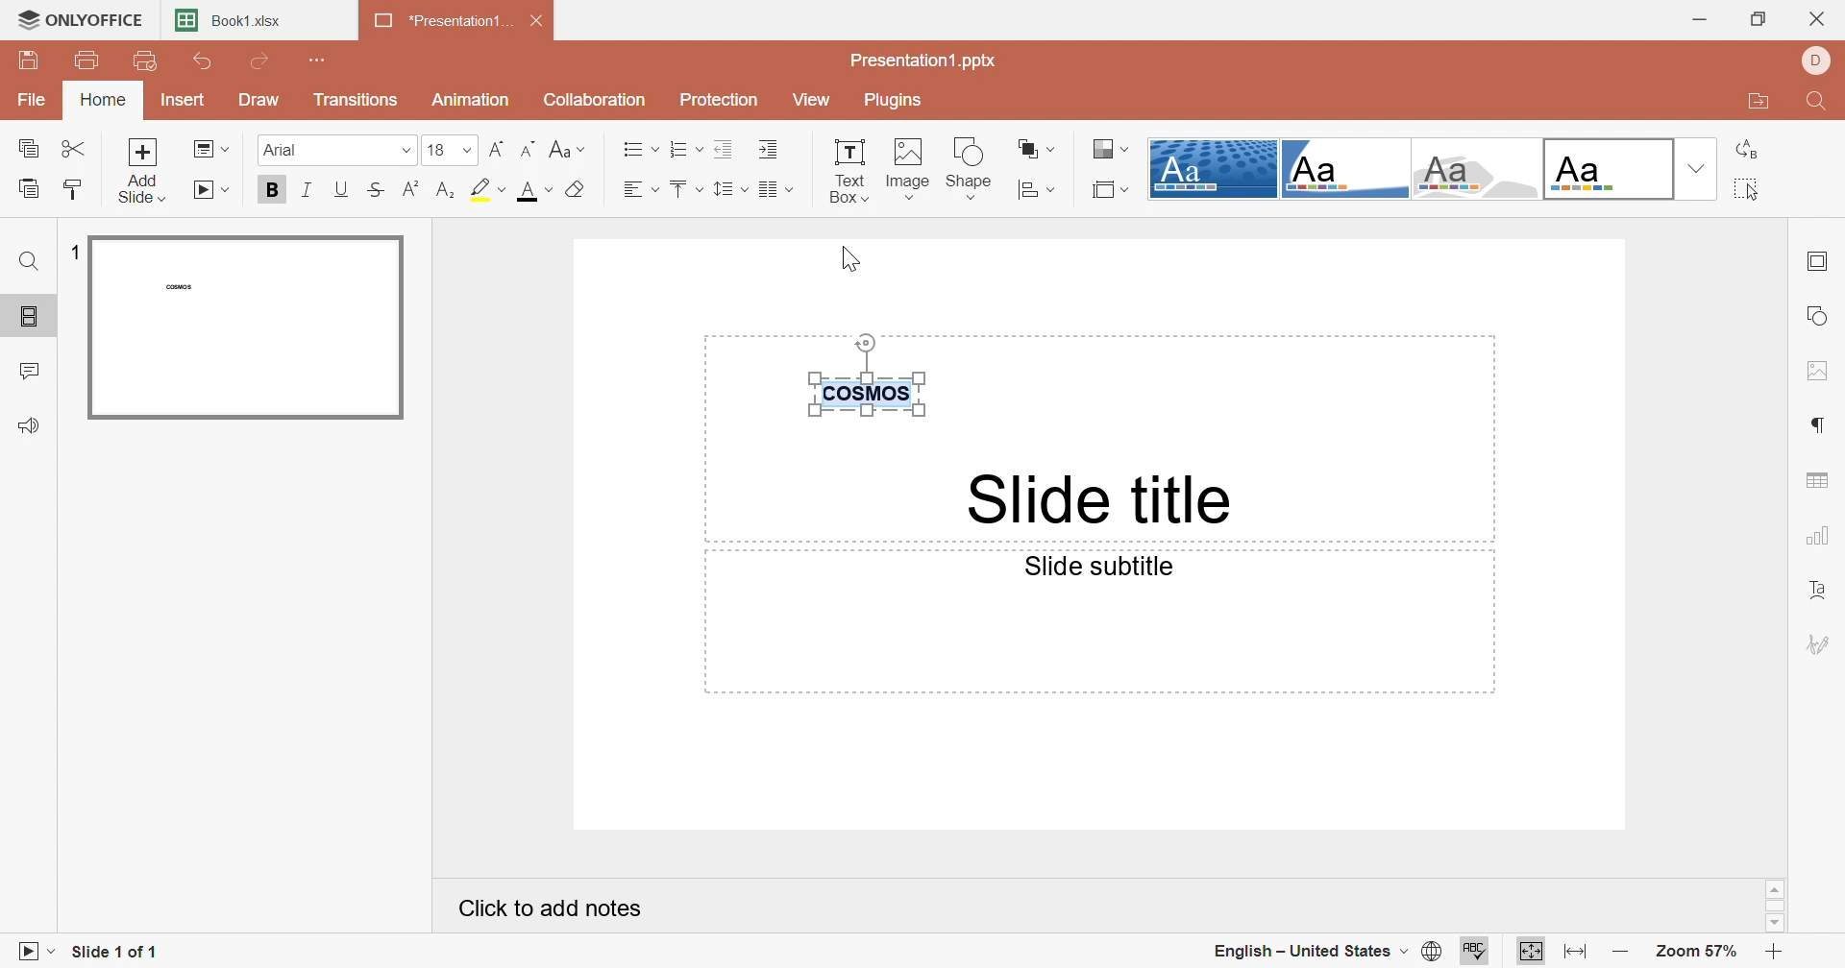  Describe the element at coordinates (1747, 191) in the screenshot. I see `Select all` at that location.